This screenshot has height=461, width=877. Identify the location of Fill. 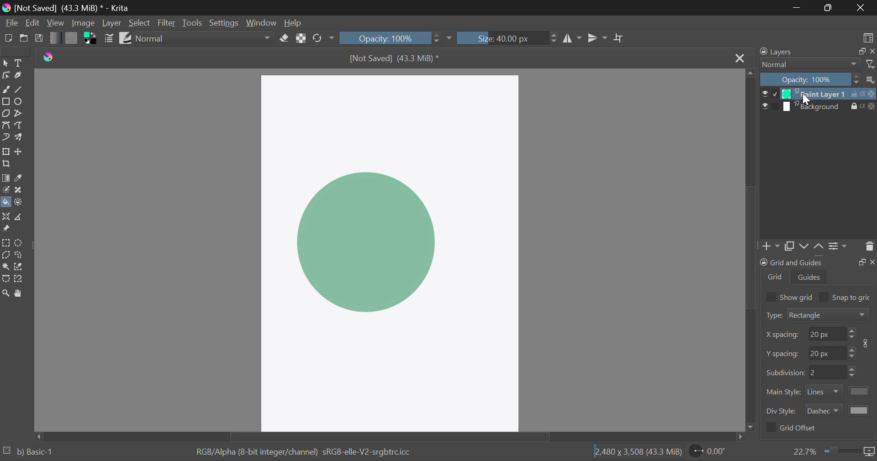
(5, 203).